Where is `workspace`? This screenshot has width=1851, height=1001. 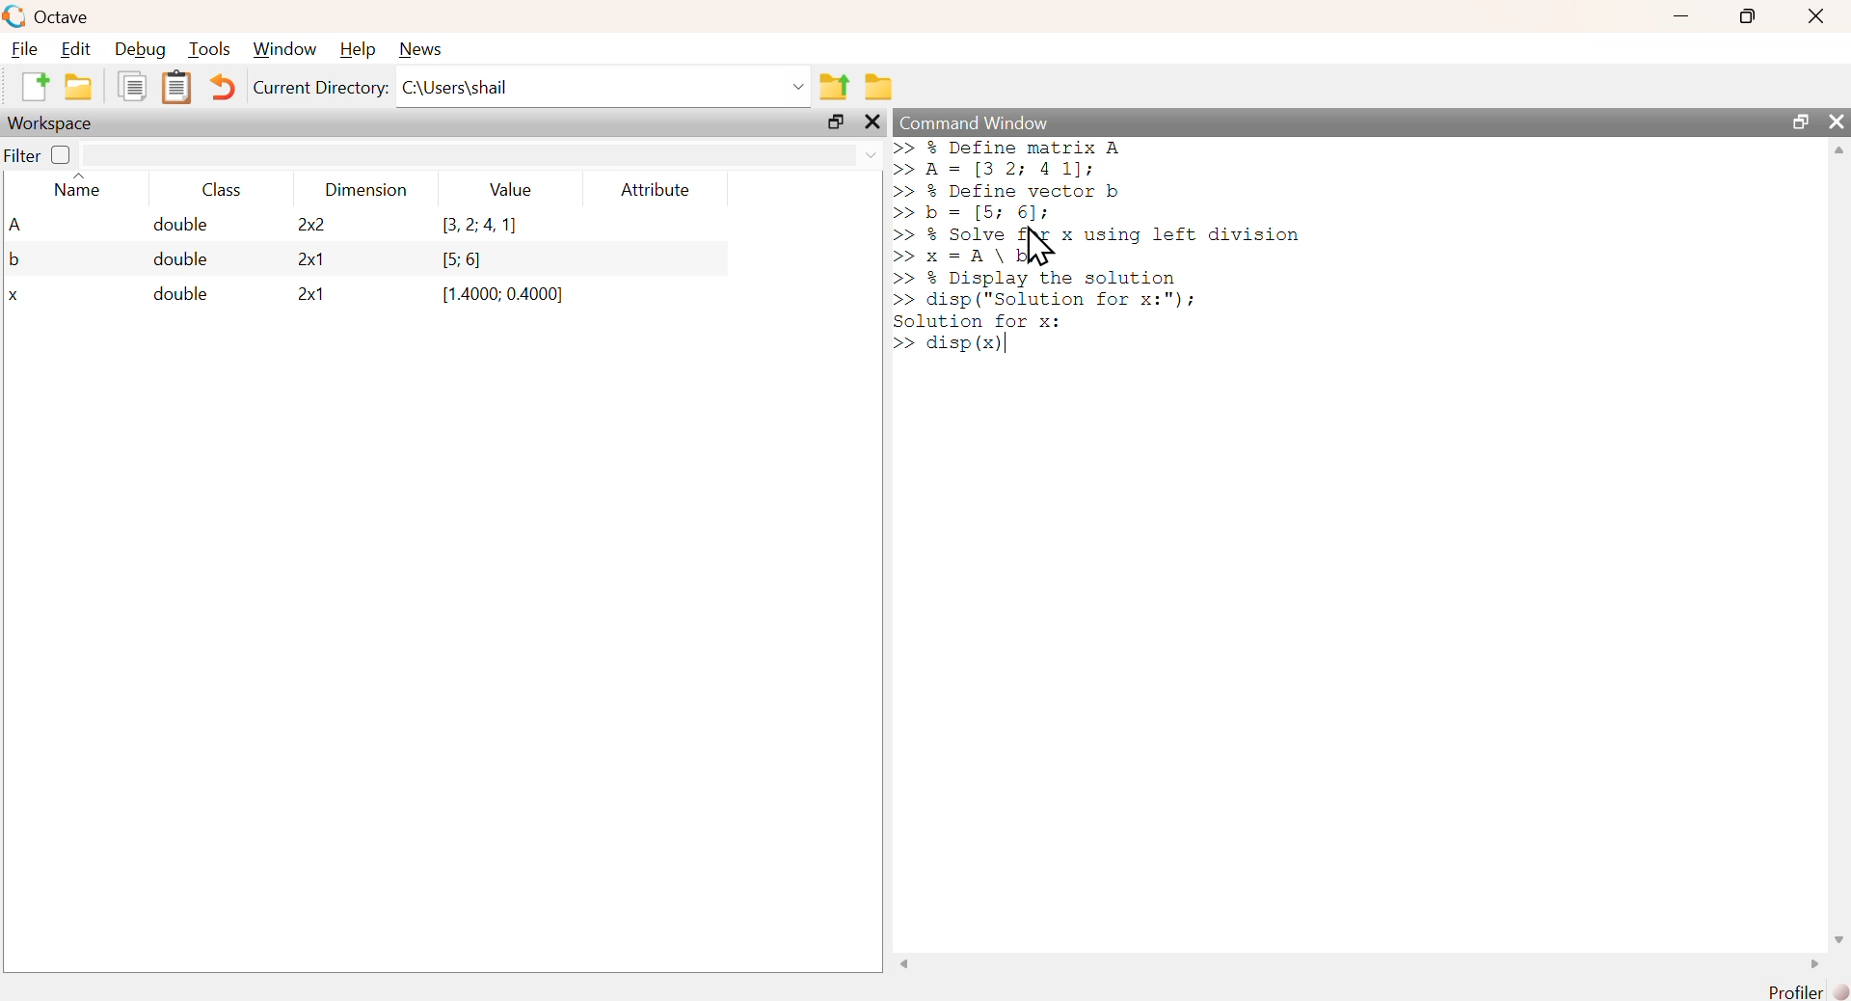
workspace is located at coordinates (53, 123).